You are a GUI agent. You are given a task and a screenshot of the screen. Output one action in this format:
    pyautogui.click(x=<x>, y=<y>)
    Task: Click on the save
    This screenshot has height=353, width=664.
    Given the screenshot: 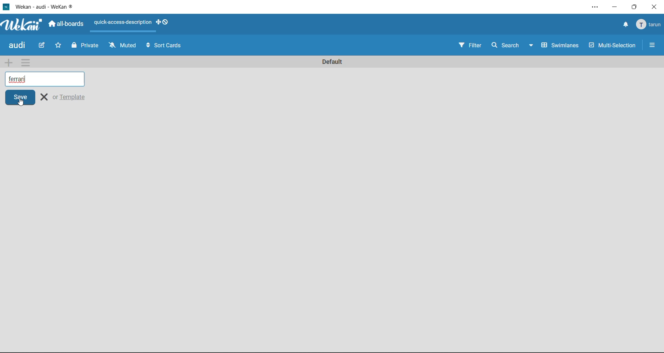 What is the action you would take?
    pyautogui.click(x=20, y=98)
    